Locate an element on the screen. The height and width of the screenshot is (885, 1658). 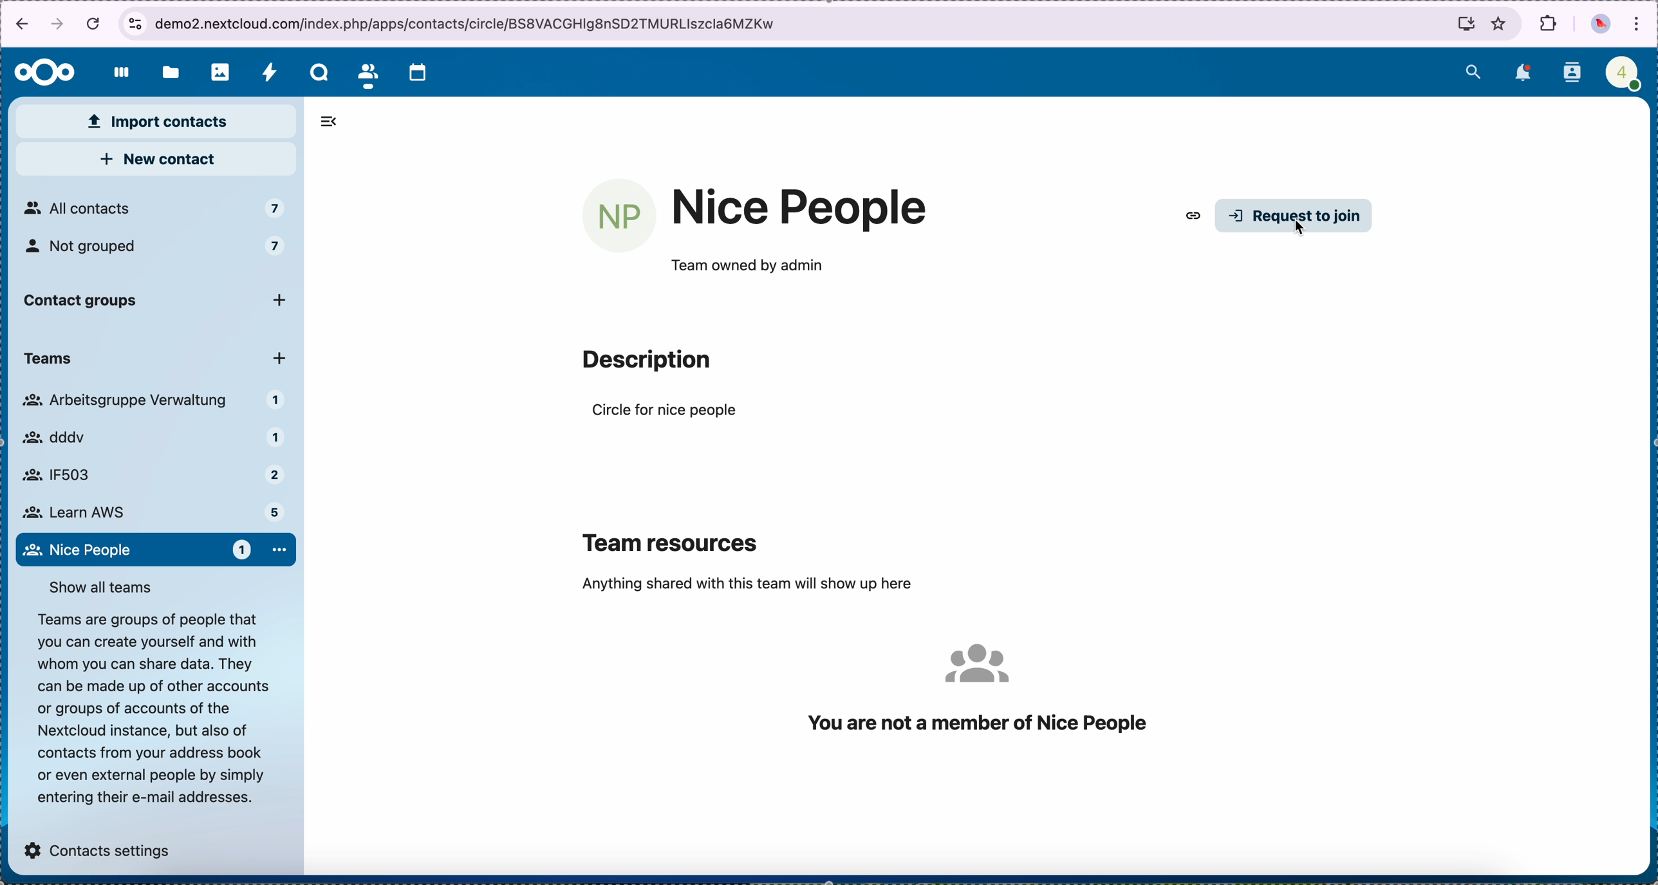
profile picture is located at coordinates (1600, 24).